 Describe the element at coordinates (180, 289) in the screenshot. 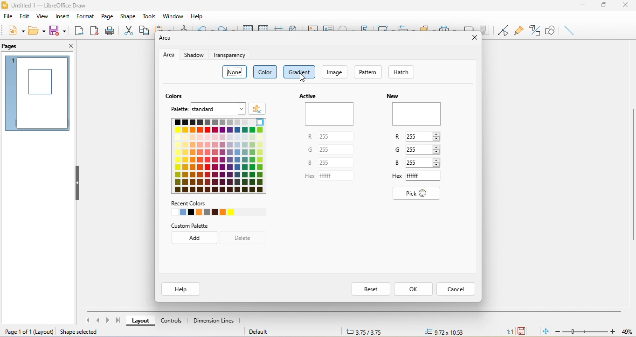

I see `help` at that location.